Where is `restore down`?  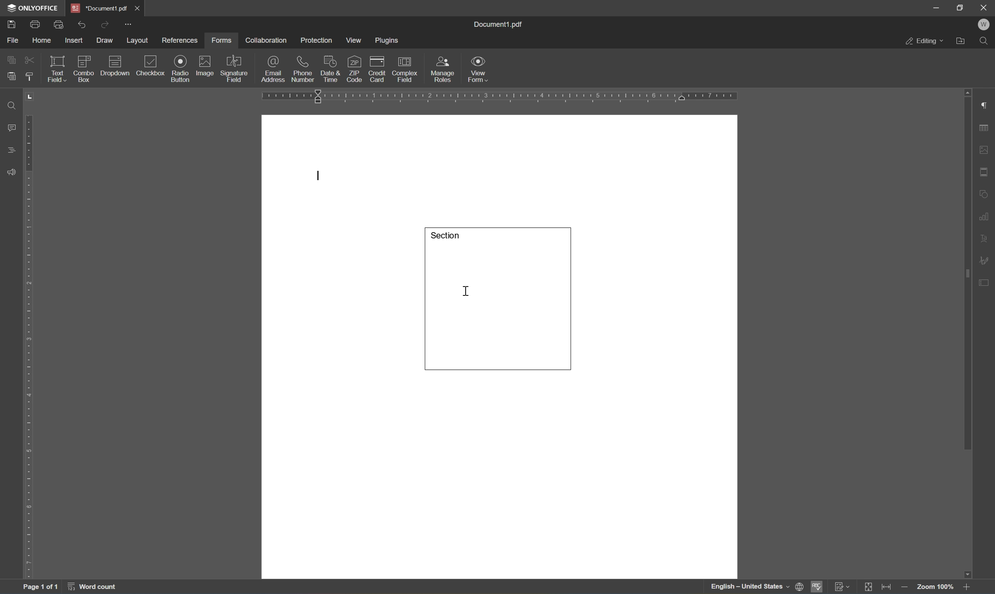
restore down is located at coordinates (961, 8).